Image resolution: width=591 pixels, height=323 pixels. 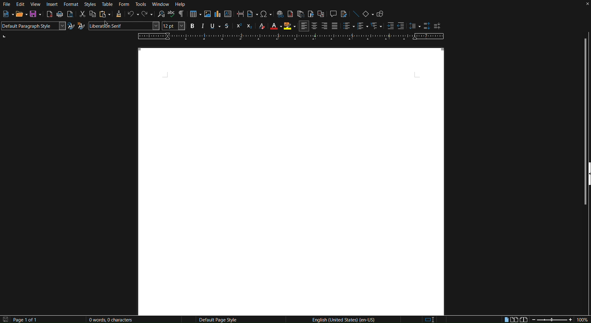 What do you see at coordinates (310, 15) in the screenshot?
I see `Insert Bookmark` at bounding box center [310, 15].